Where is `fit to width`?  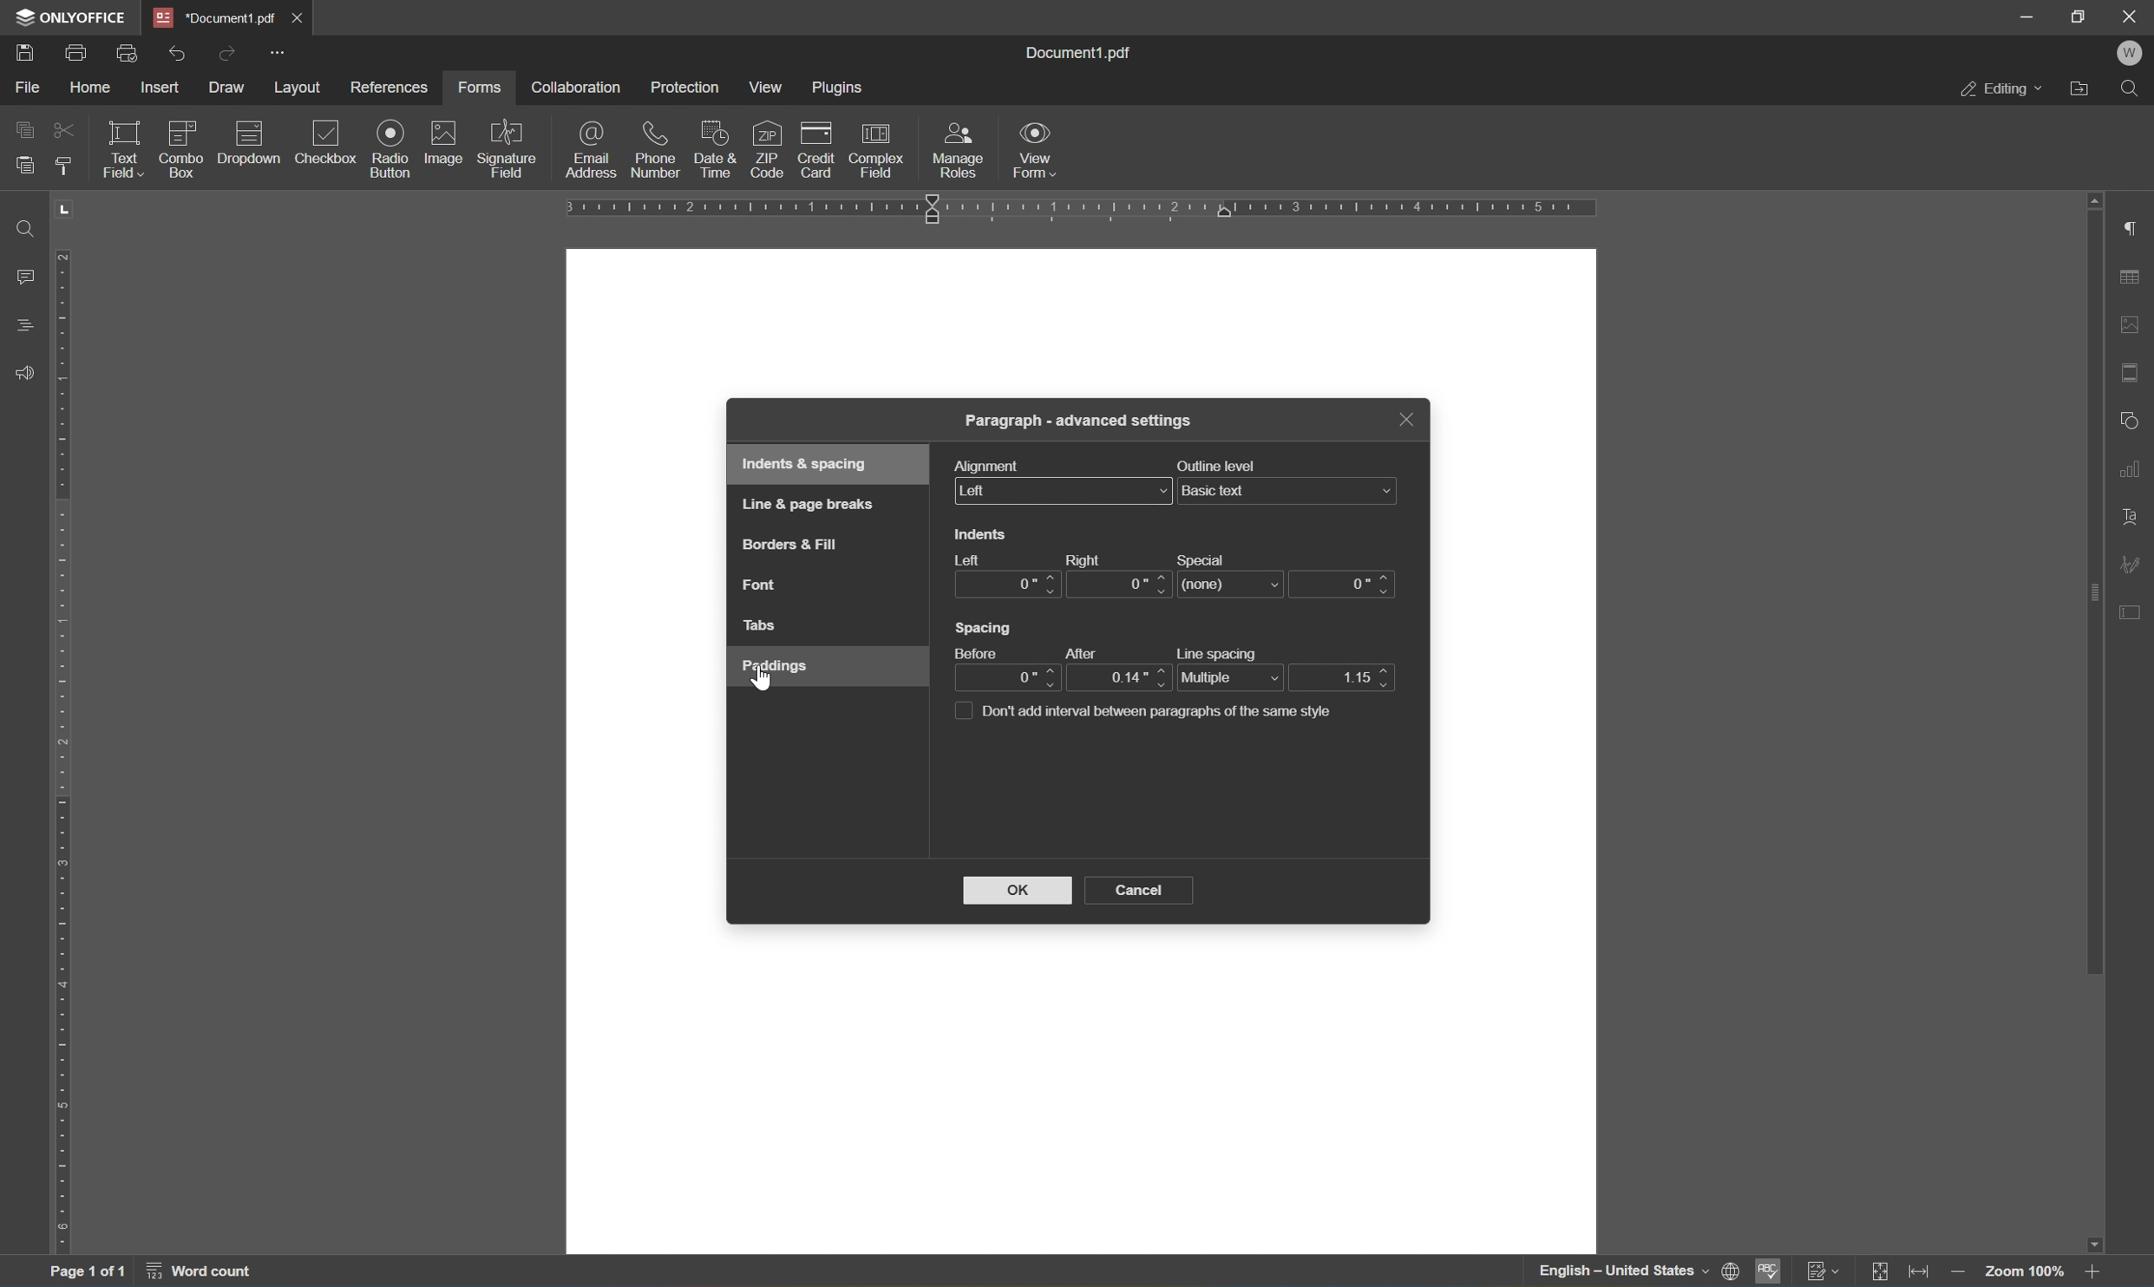 fit to width is located at coordinates (1925, 1271).